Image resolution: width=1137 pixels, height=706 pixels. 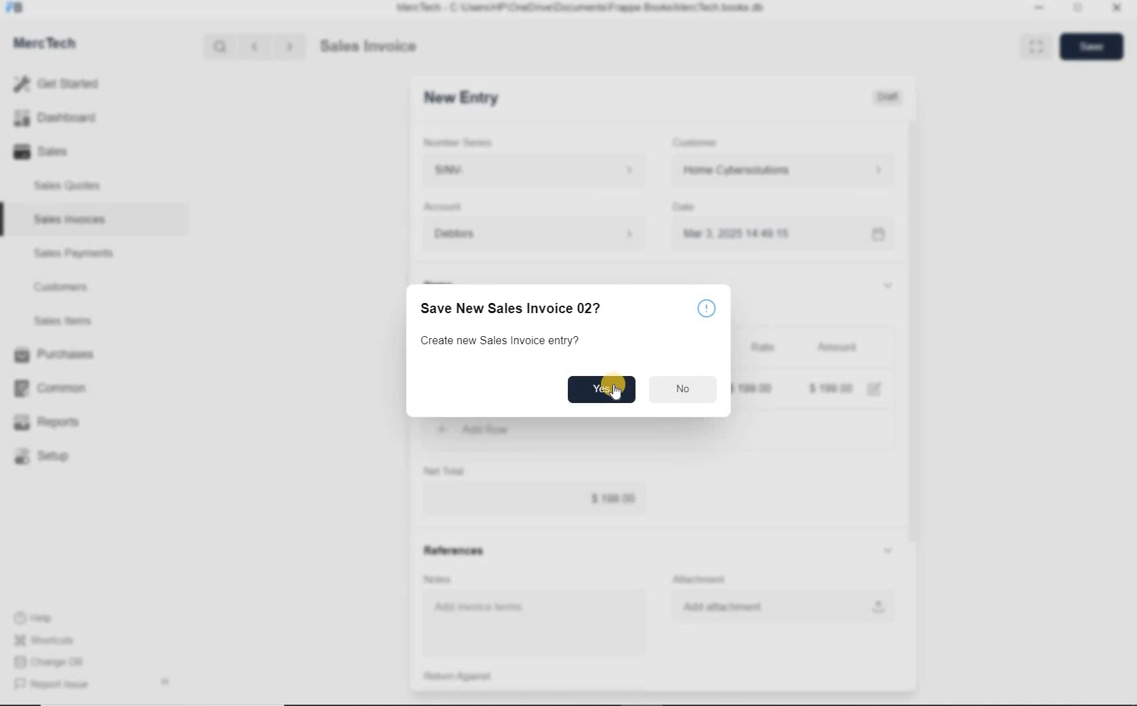 What do you see at coordinates (446, 207) in the screenshot?
I see `Account` at bounding box center [446, 207].